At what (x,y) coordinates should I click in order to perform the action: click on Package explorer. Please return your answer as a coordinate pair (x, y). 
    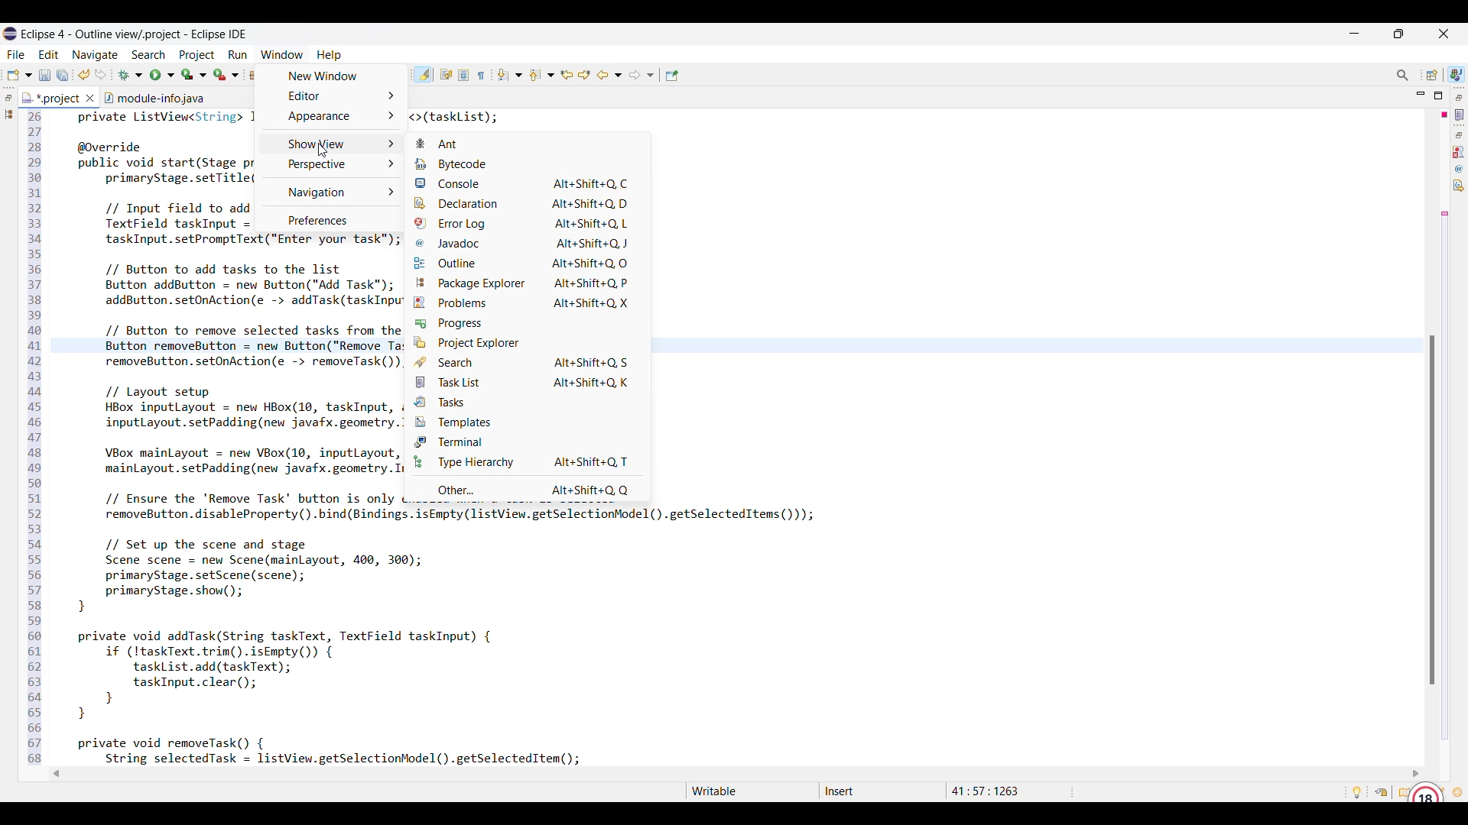
    Looking at the image, I should click on (8, 114).